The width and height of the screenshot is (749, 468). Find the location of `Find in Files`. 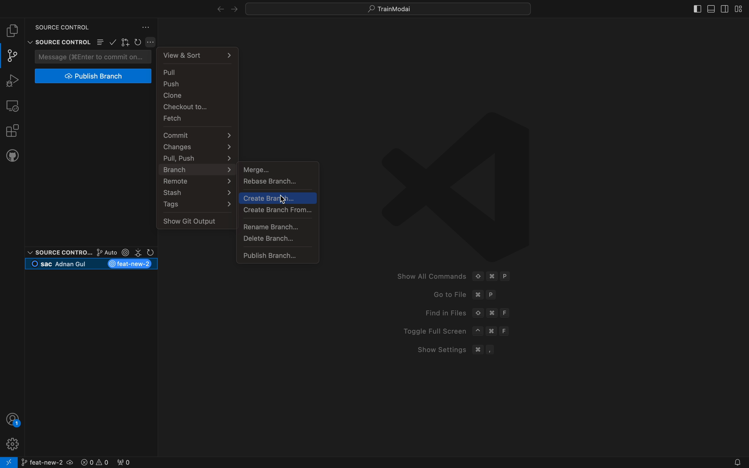

Find in Files is located at coordinates (440, 313).